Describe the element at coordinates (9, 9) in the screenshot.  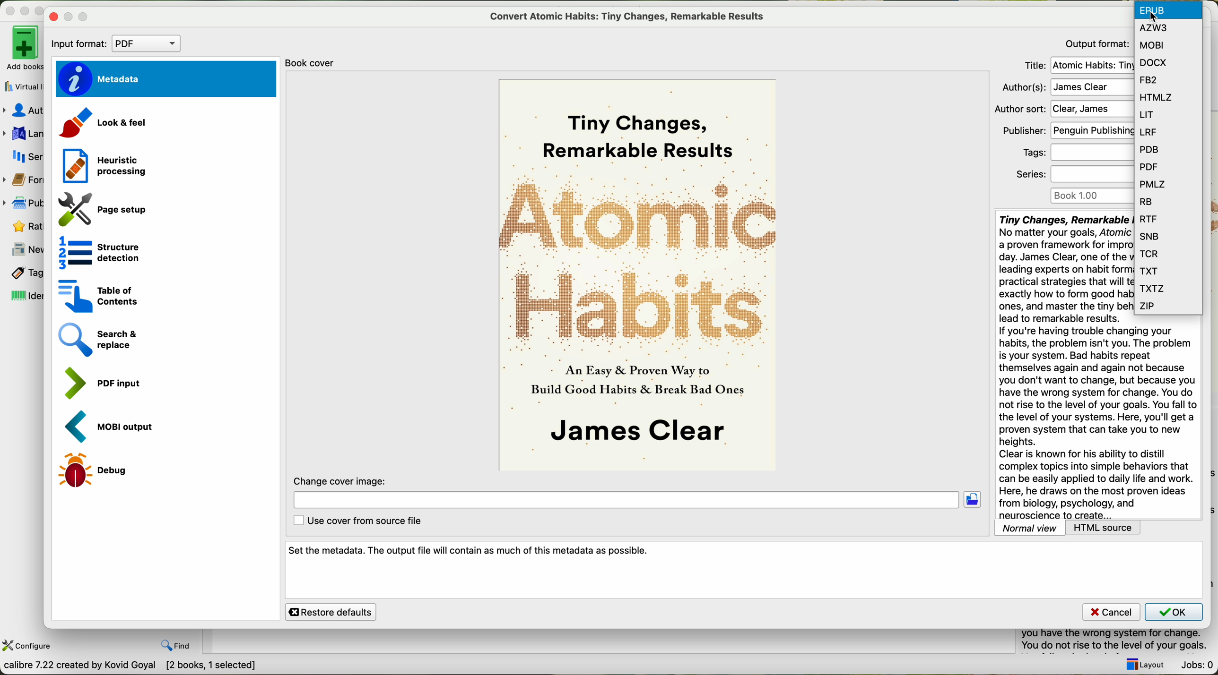
I see `close program` at that location.